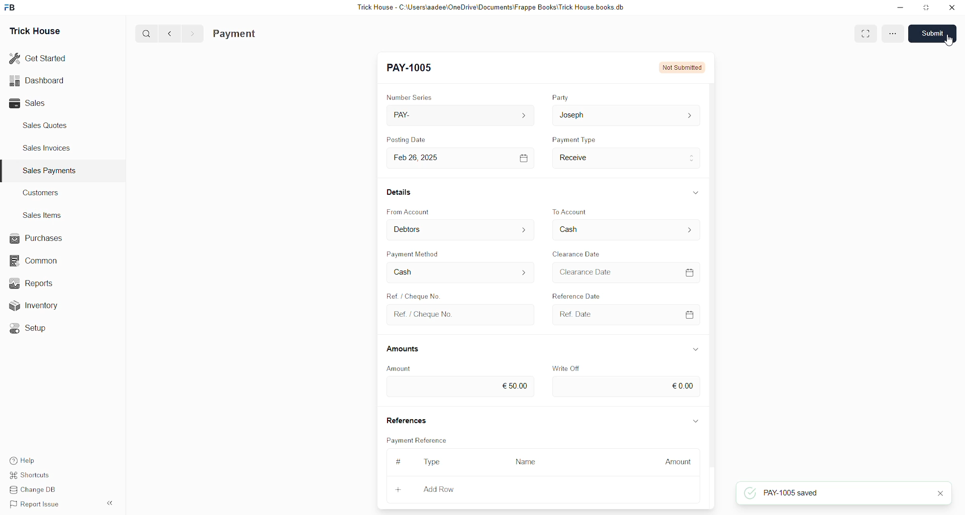 This screenshot has height=515, width=965. Describe the element at coordinates (44, 192) in the screenshot. I see `Customers` at that location.